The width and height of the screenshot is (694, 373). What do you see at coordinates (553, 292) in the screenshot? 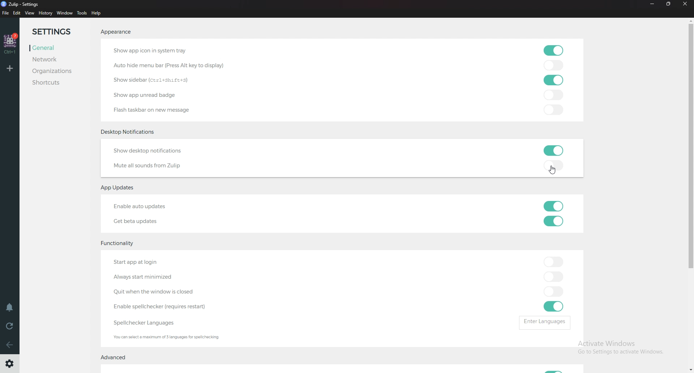
I see `toggle` at bounding box center [553, 292].